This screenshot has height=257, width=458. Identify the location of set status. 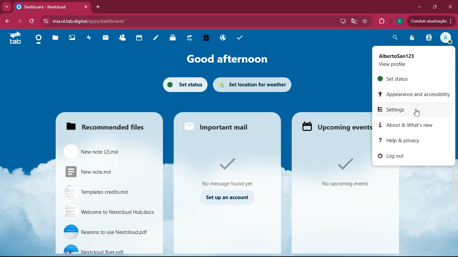
(182, 86).